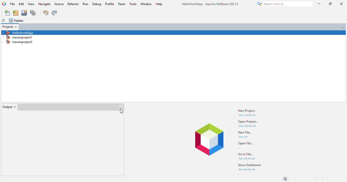  I want to click on tools, so click(133, 4).